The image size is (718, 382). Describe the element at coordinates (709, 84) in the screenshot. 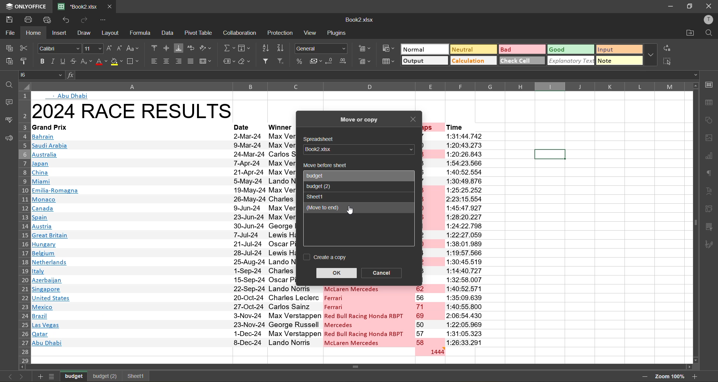

I see `call settings` at that location.